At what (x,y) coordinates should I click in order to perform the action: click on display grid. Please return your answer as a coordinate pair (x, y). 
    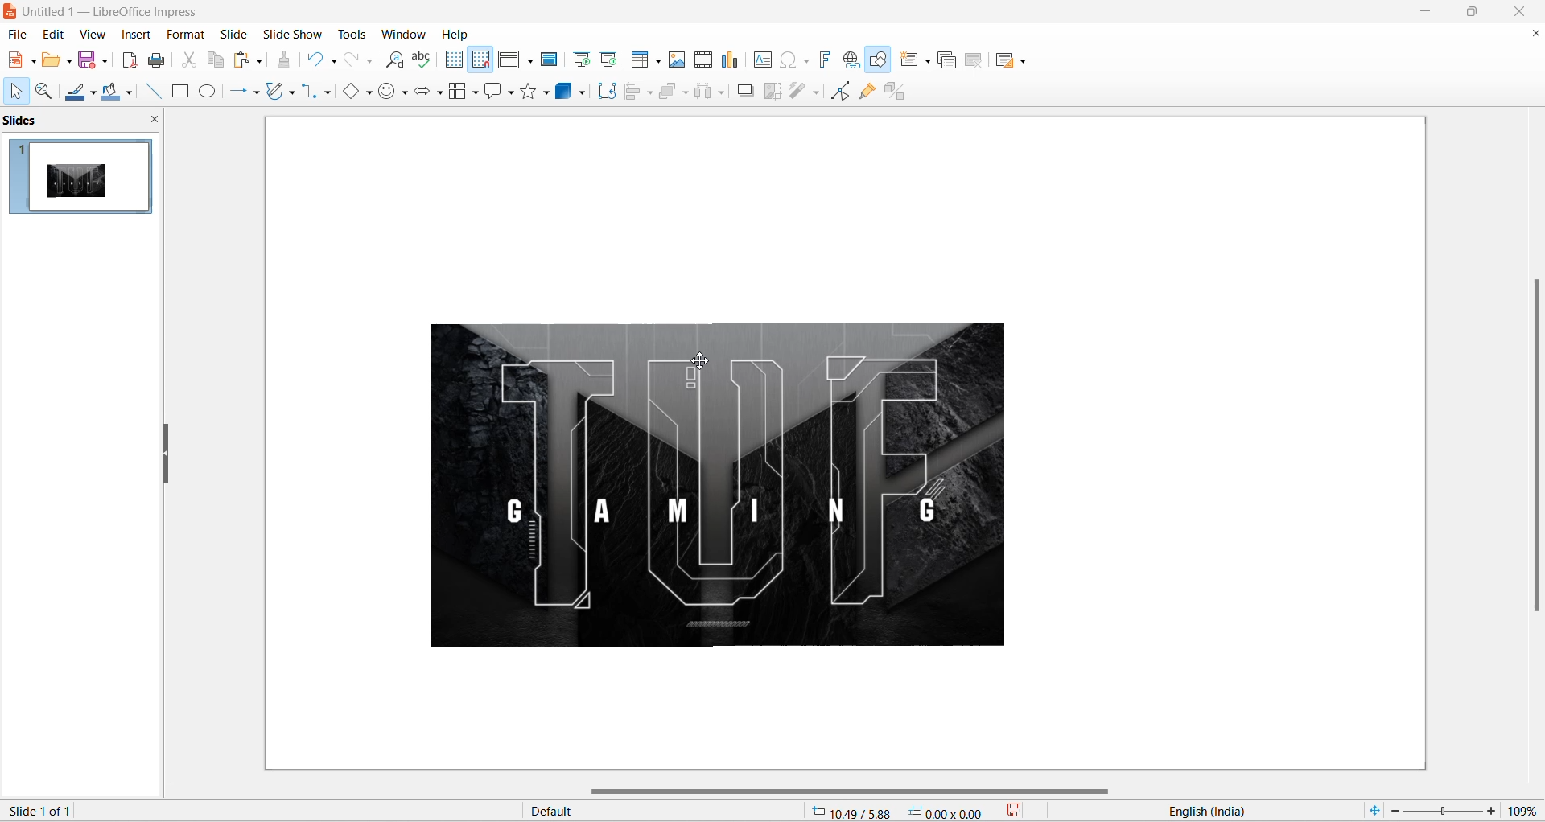
    Looking at the image, I should click on (453, 59).